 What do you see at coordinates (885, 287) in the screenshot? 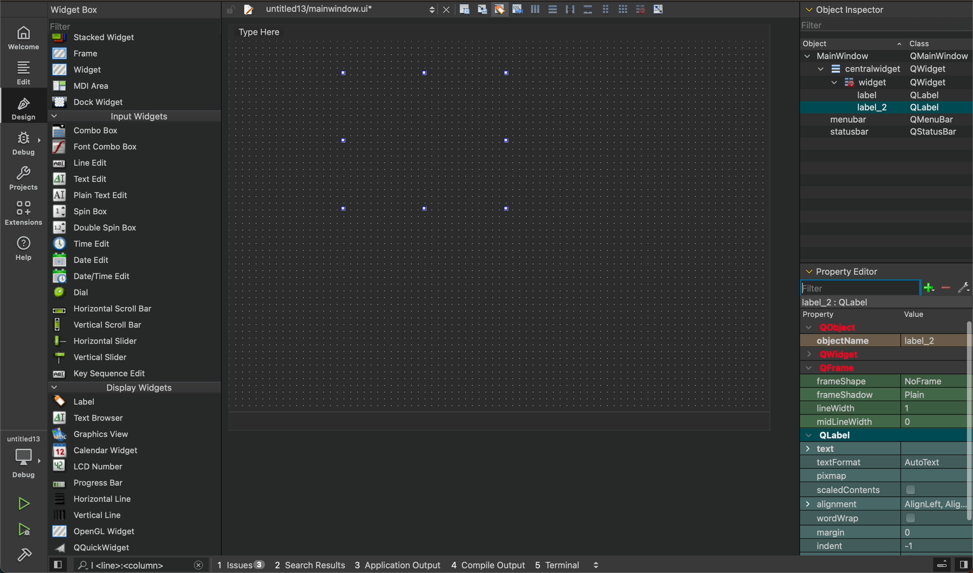
I see `filter` at bounding box center [885, 287].